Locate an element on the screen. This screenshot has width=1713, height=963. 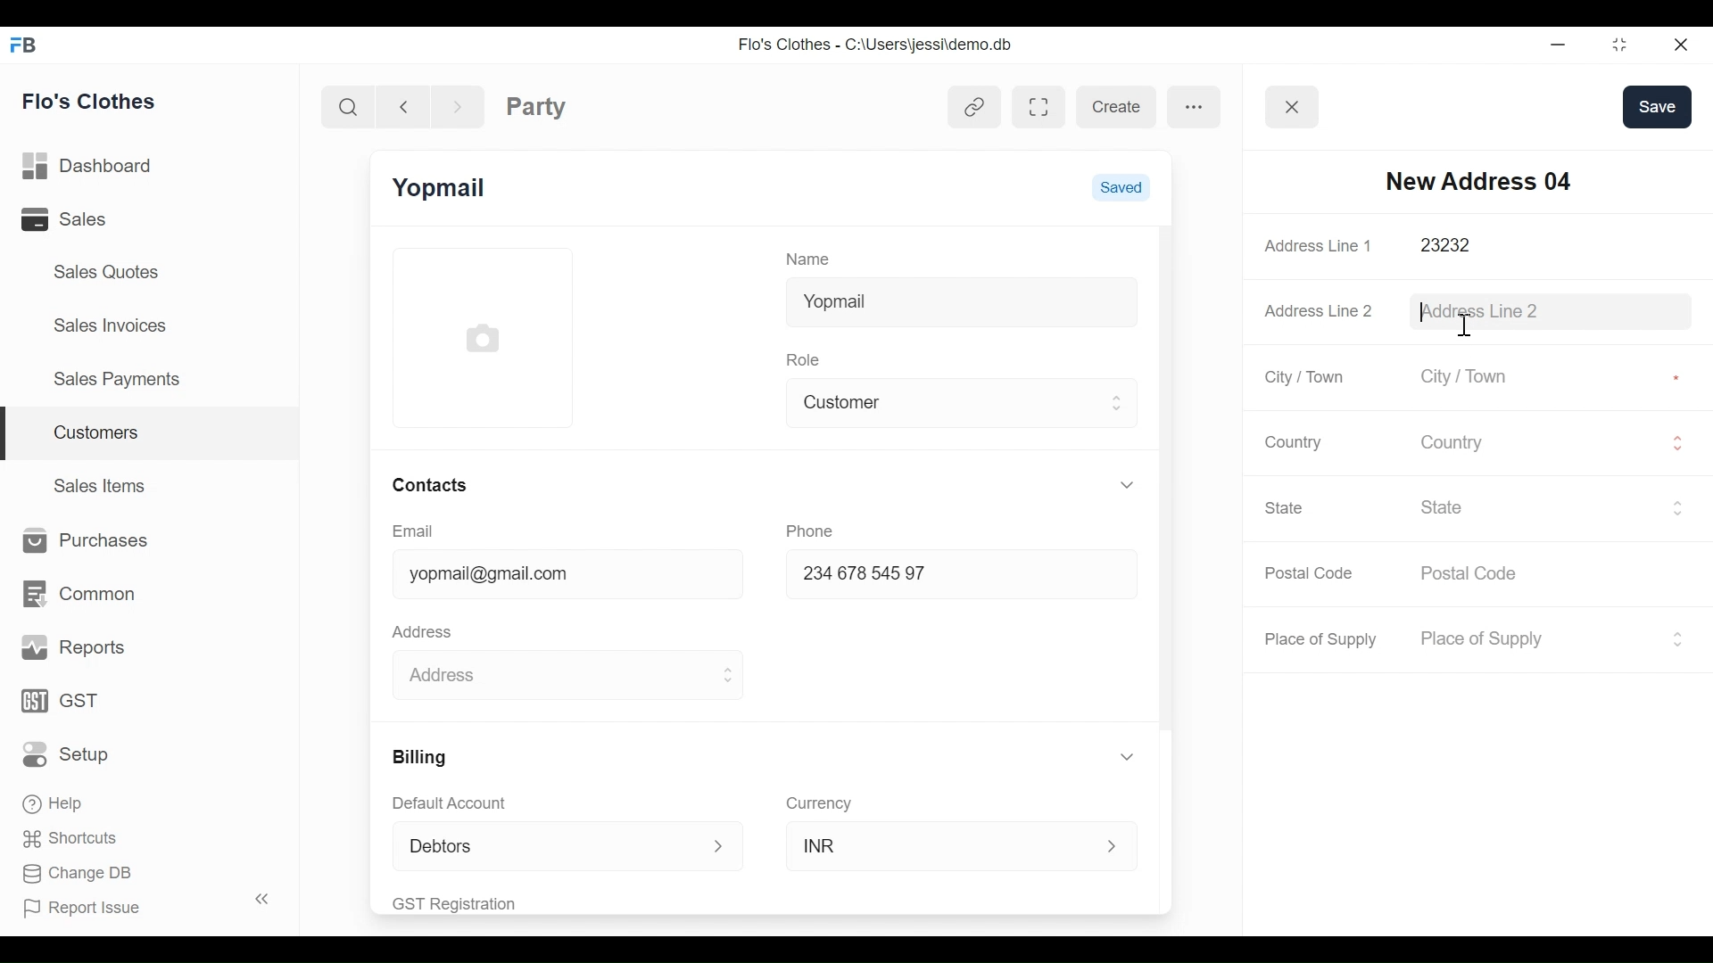
 is located at coordinates (1293, 107).